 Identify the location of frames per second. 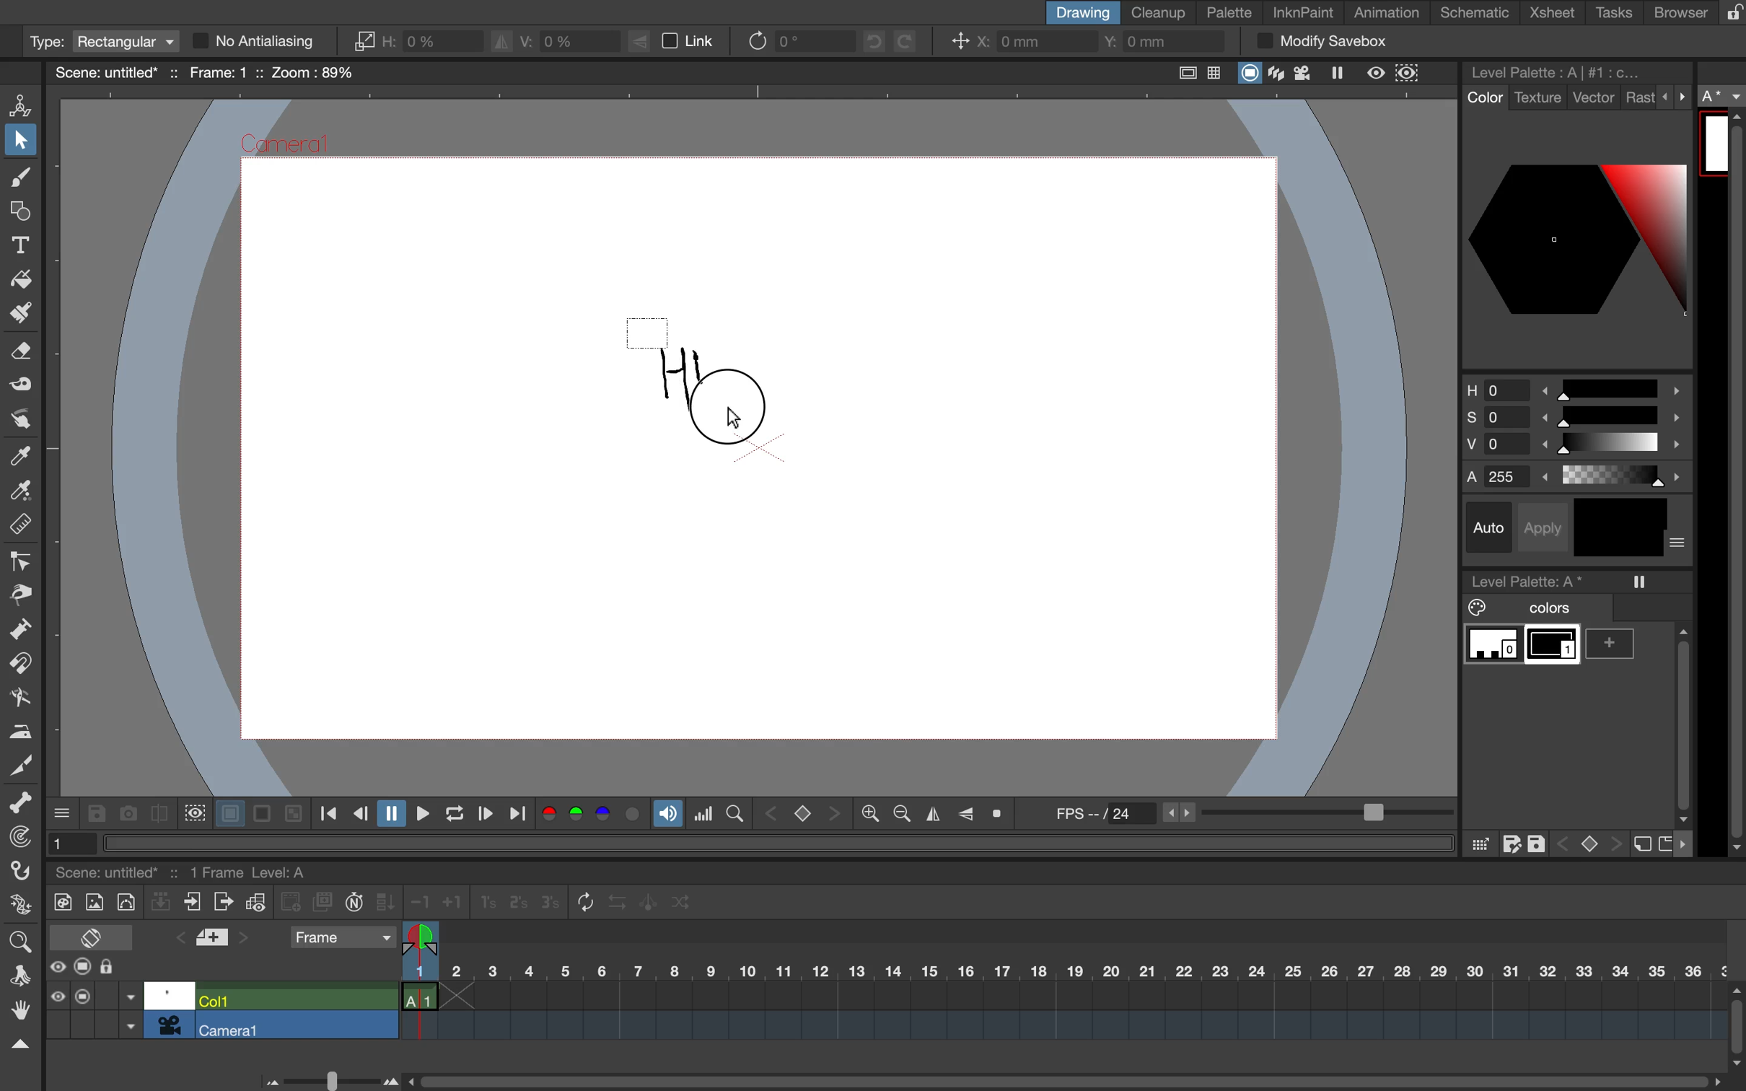
(1245, 815).